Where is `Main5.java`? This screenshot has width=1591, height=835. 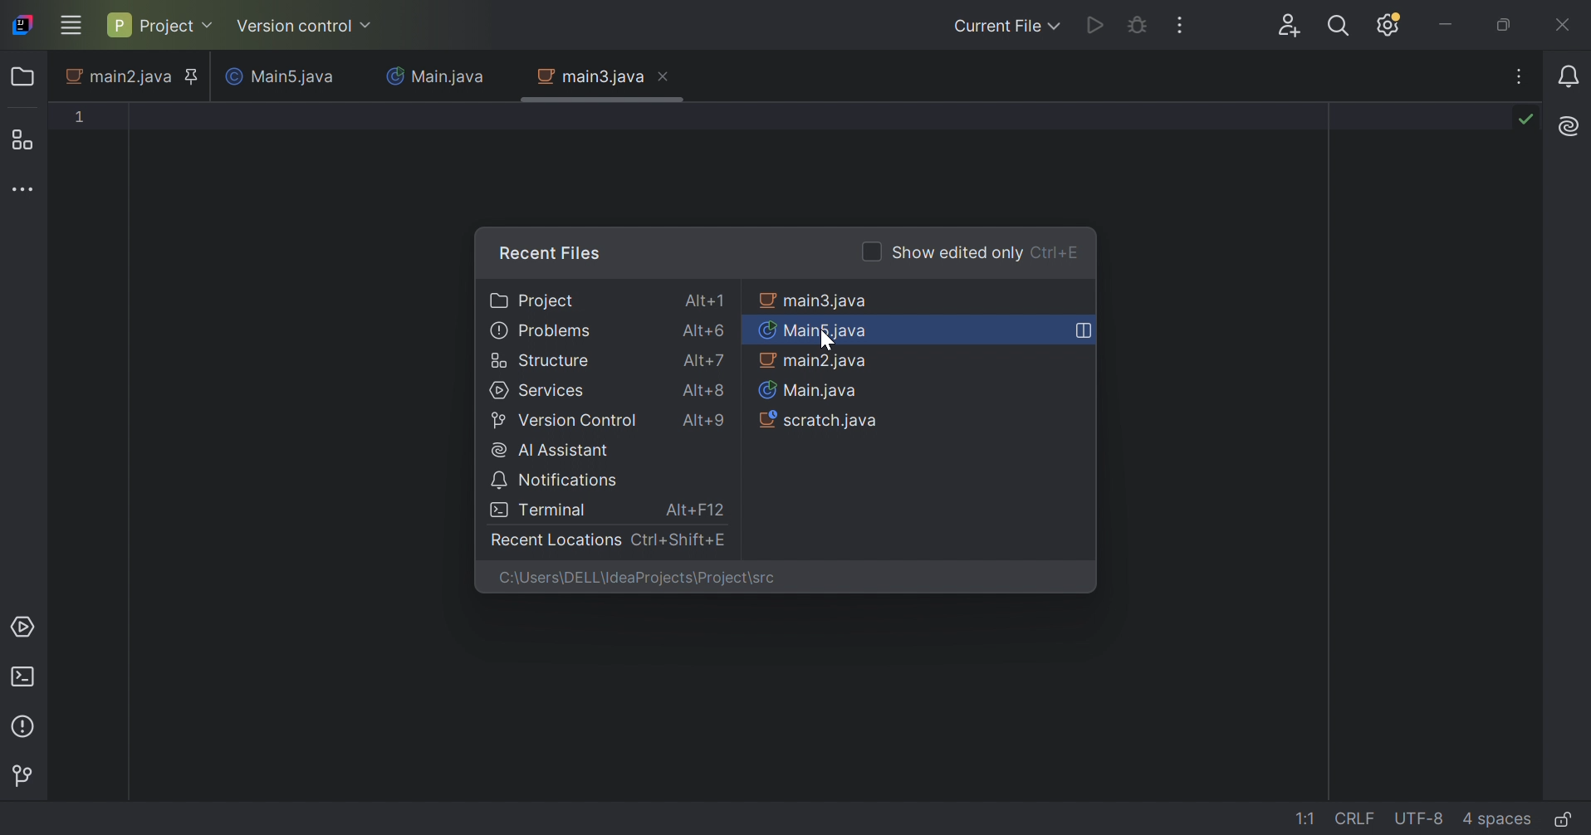 Main5.java is located at coordinates (817, 330).